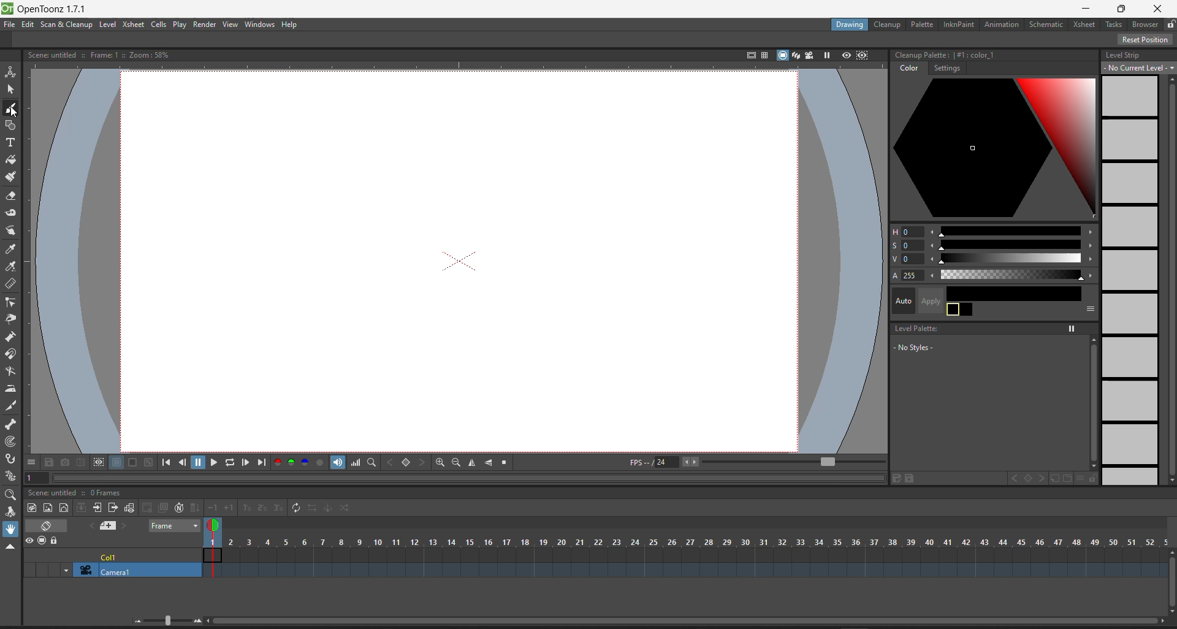 The image size is (1177, 629). What do you see at coordinates (440, 463) in the screenshot?
I see `zoom in` at bounding box center [440, 463].